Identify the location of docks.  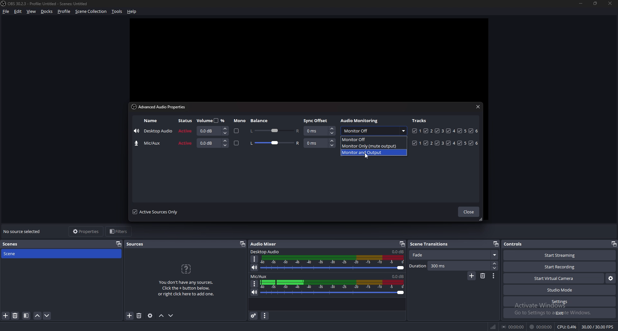
(48, 11).